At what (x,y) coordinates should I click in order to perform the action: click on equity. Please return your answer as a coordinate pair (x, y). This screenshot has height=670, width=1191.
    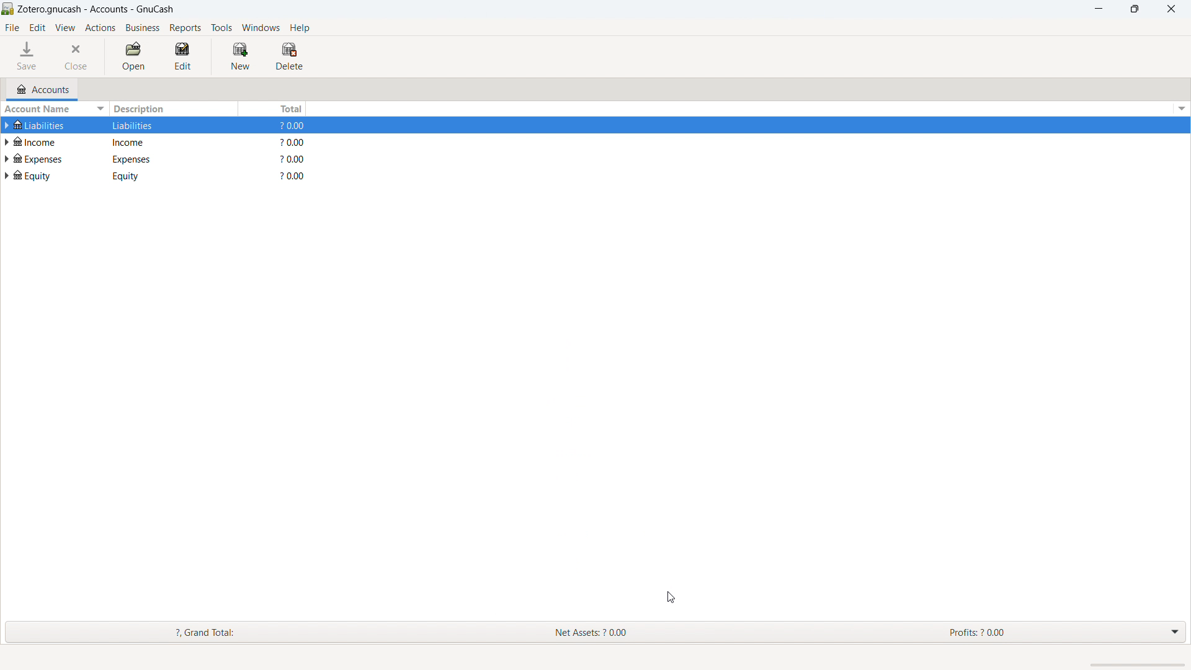
    Looking at the image, I should click on (140, 176).